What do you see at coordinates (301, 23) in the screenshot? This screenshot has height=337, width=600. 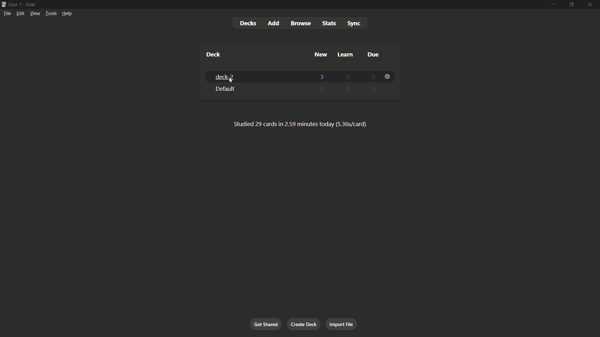 I see `browse` at bounding box center [301, 23].